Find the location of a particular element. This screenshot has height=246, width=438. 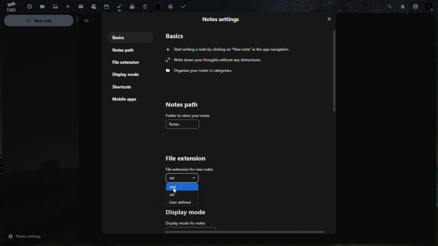

Photo is located at coordinates (53, 7).